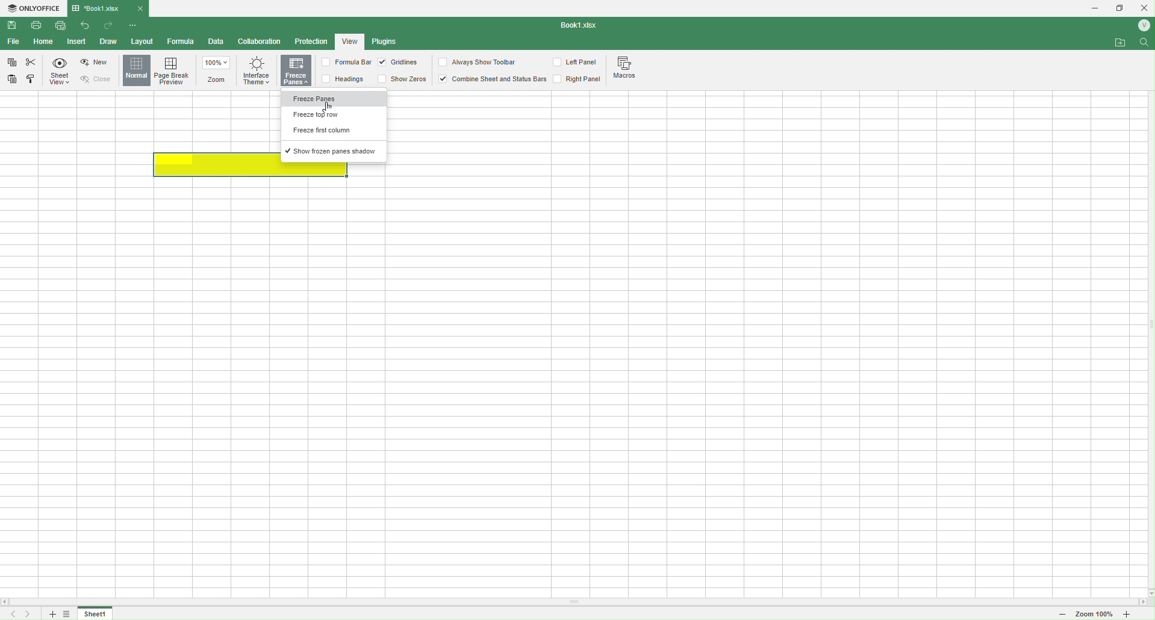 The height and width of the screenshot is (620, 1155). Describe the element at coordinates (109, 26) in the screenshot. I see `Redo` at that location.